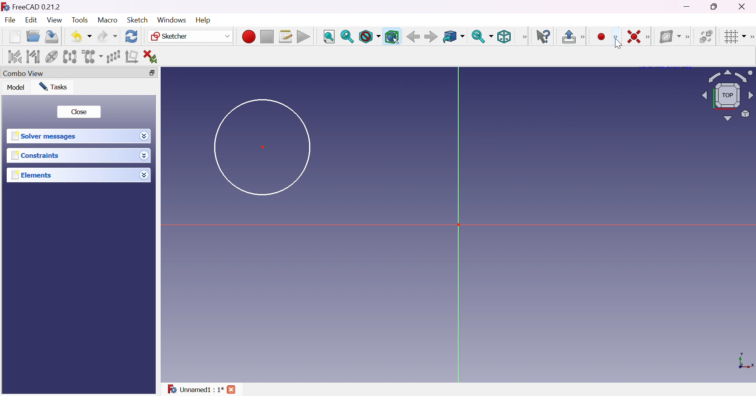  I want to click on Tasks, so click(53, 86).